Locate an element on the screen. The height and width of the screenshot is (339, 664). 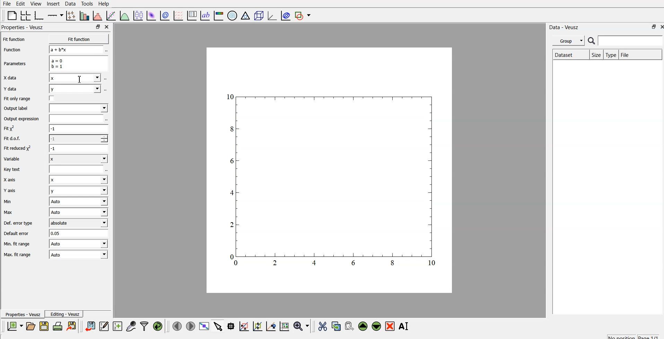
plot 2d data set as an image is located at coordinates (152, 16).